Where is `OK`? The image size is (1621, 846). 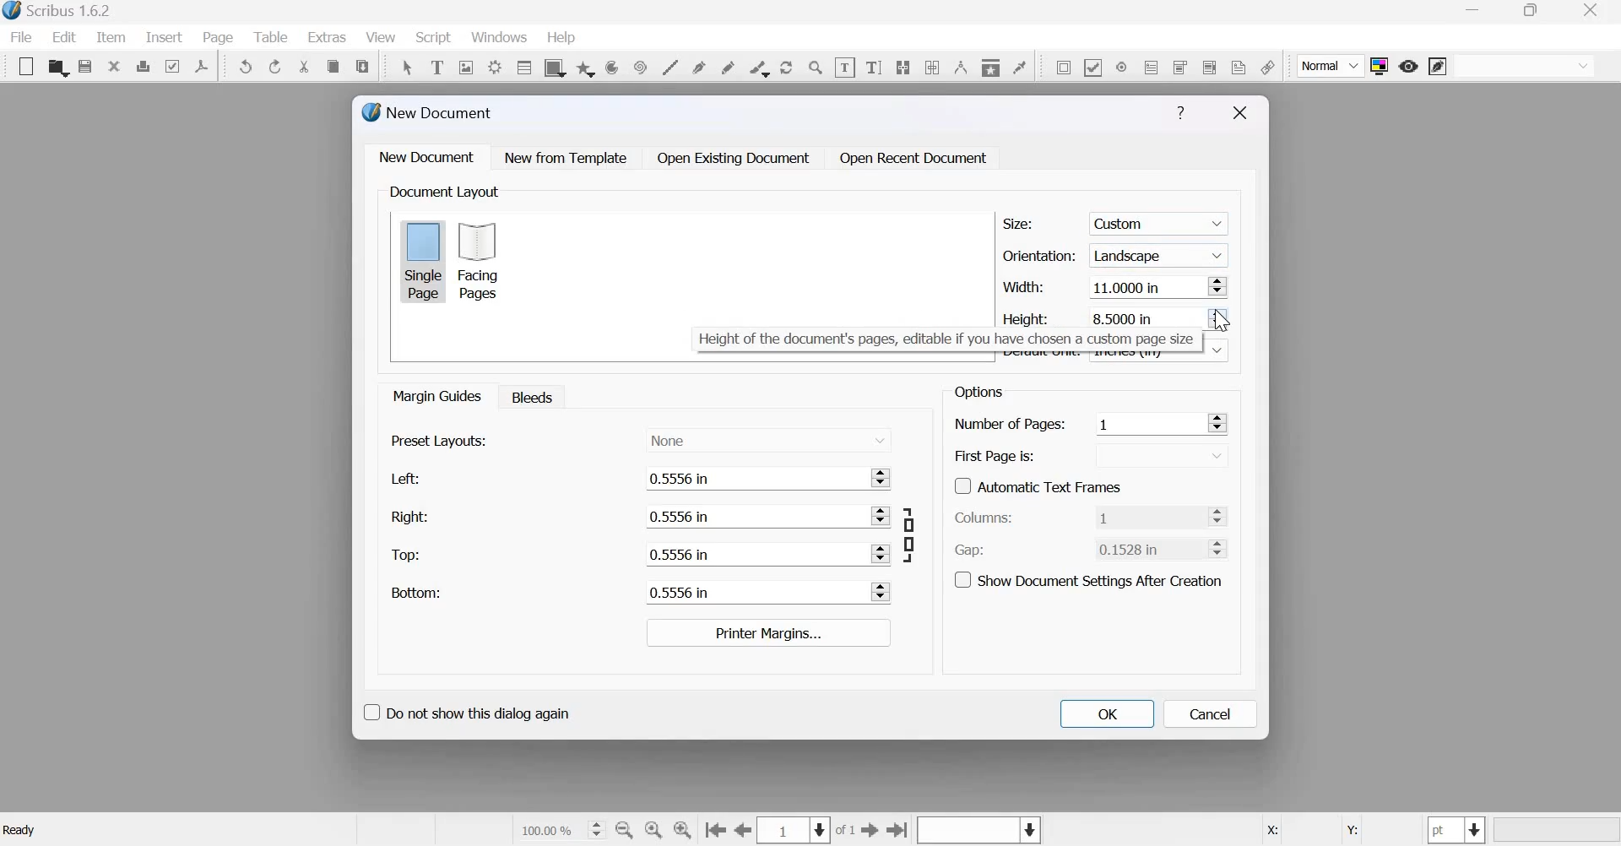
OK is located at coordinates (1106, 713).